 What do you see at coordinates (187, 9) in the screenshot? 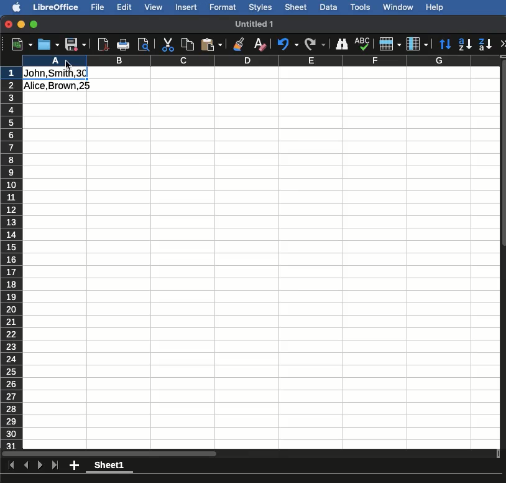
I see `Insert` at bounding box center [187, 9].